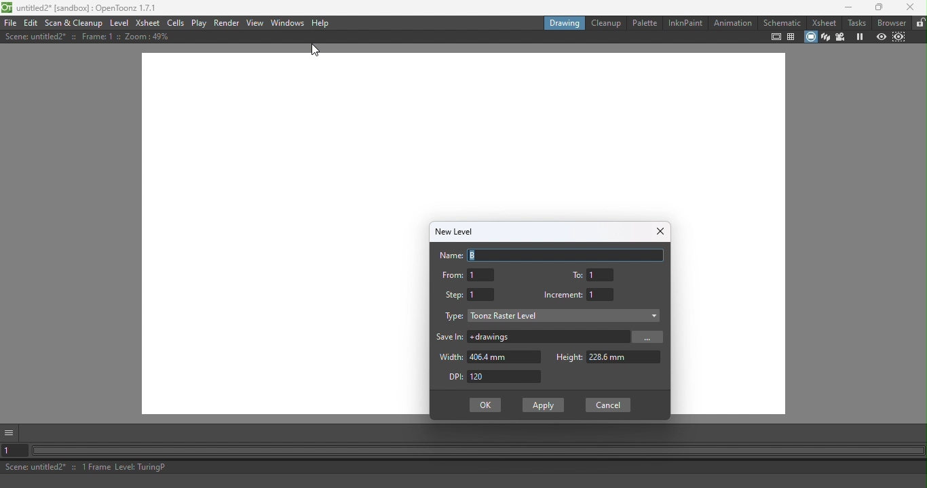 The image size is (927, 488). Describe the element at coordinates (775, 37) in the screenshot. I see `Safe area` at that location.